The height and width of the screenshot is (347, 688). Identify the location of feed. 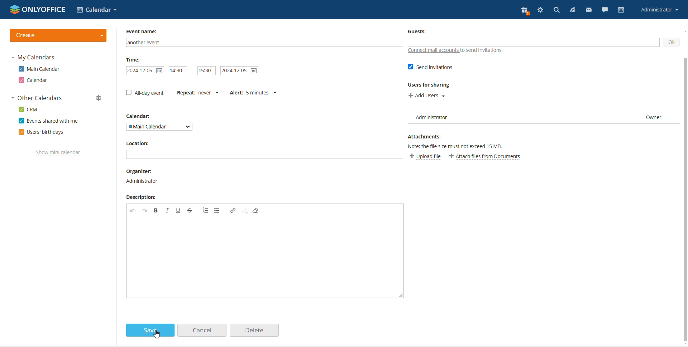
(572, 10).